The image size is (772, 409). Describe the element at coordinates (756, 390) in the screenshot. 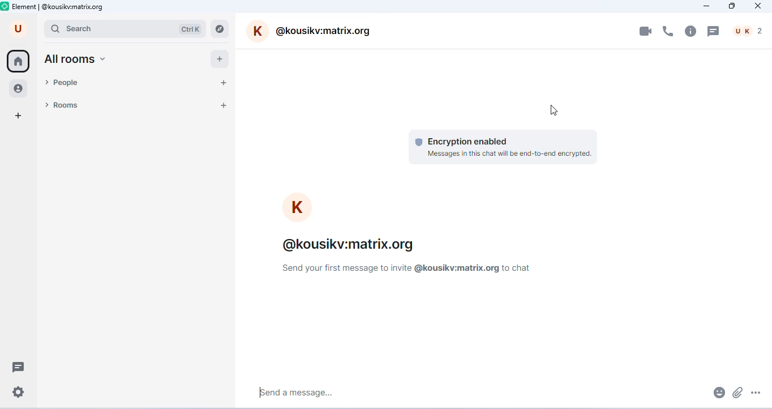

I see `more options` at that location.